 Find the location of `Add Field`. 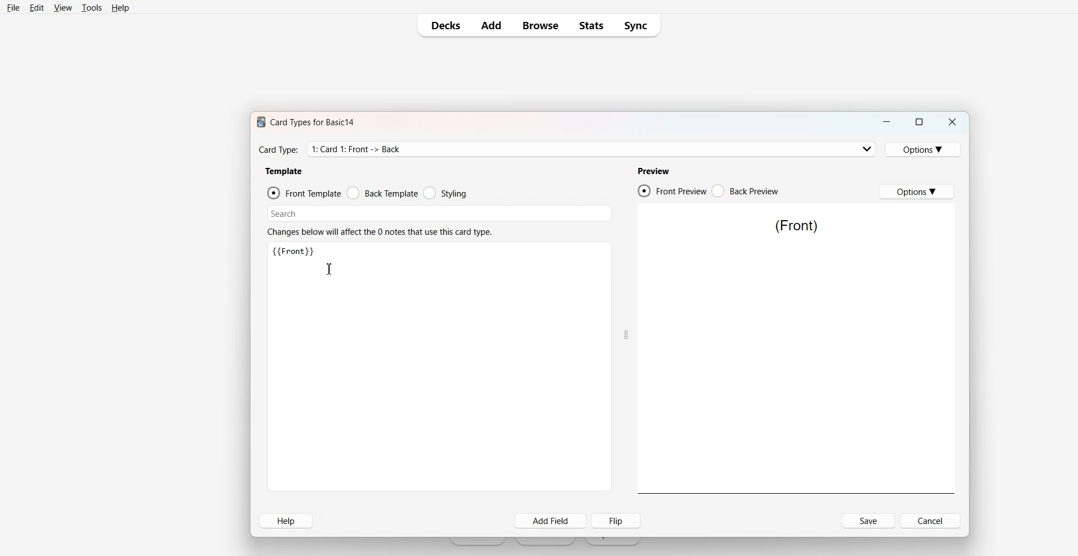

Add Field is located at coordinates (551, 521).